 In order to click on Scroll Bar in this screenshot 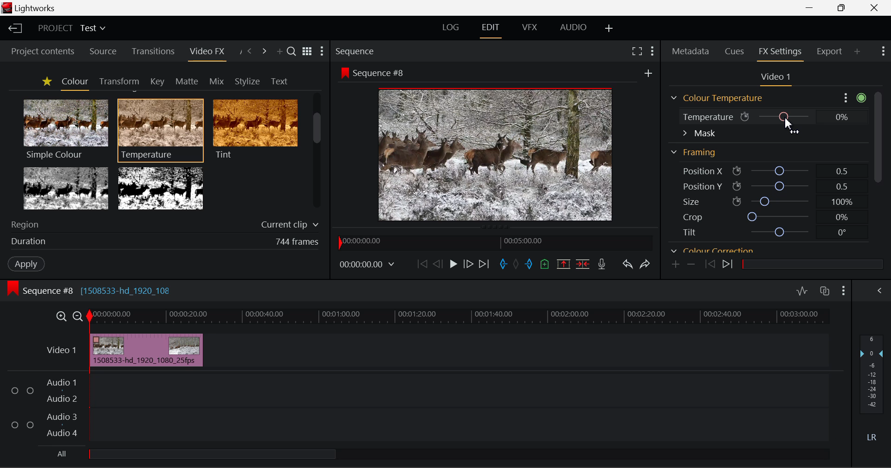, I will do `click(317, 152)`.